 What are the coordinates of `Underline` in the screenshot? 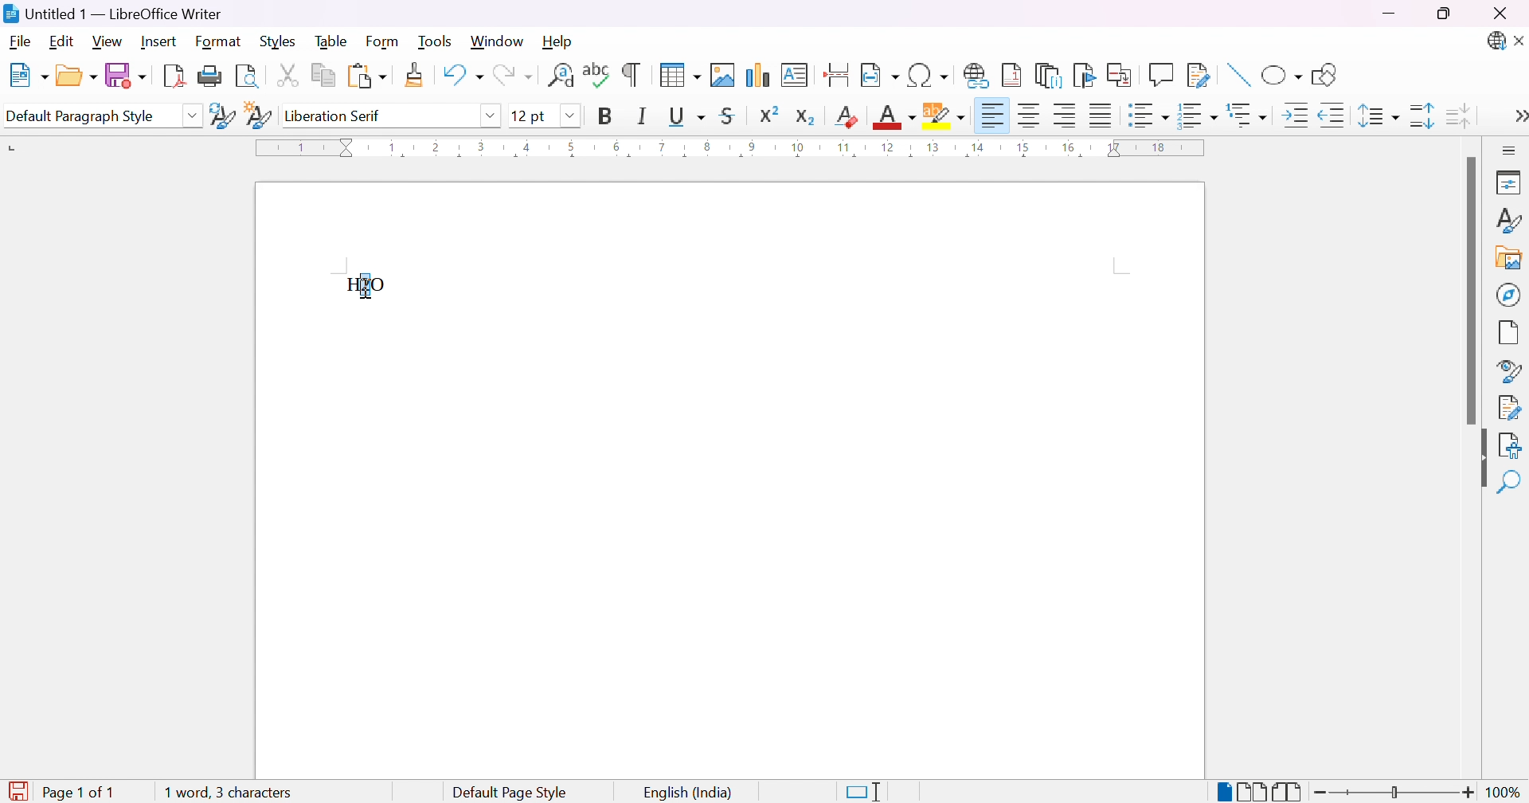 It's located at (686, 116).